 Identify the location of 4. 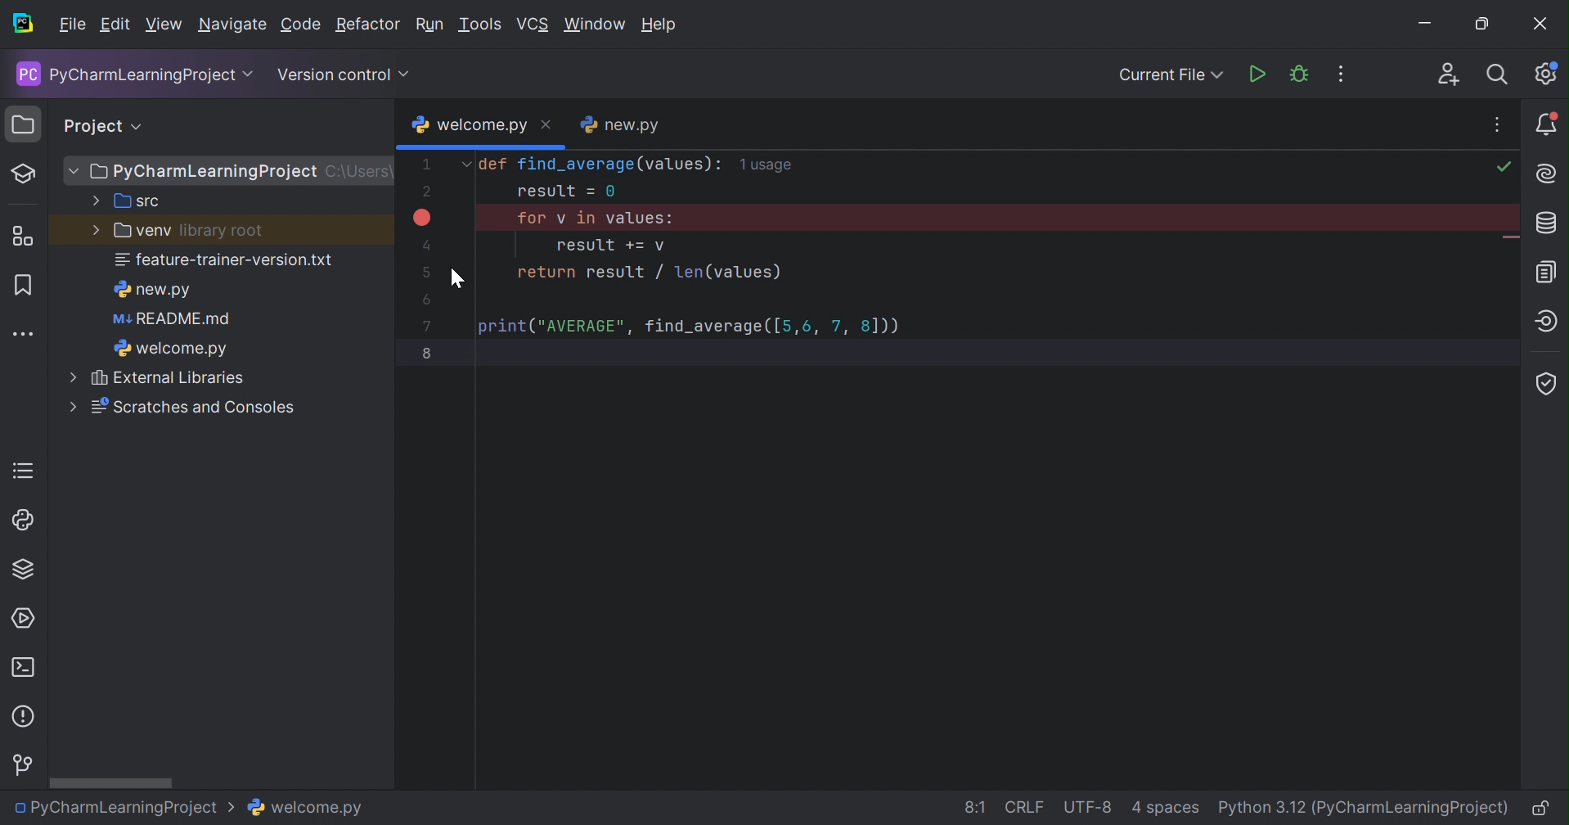
(423, 243).